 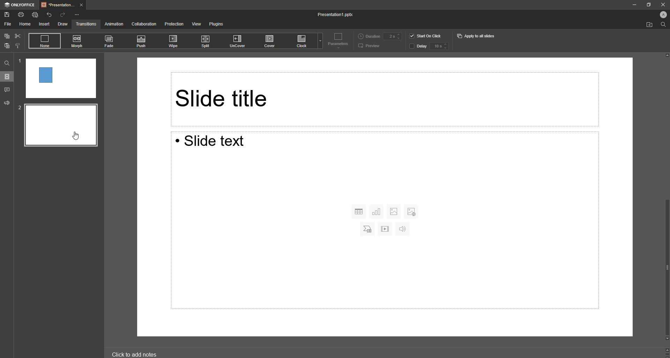 What do you see at coordinates (174, 24) in the screenshot?
I see `Protection` at bounding box center [174, 24].